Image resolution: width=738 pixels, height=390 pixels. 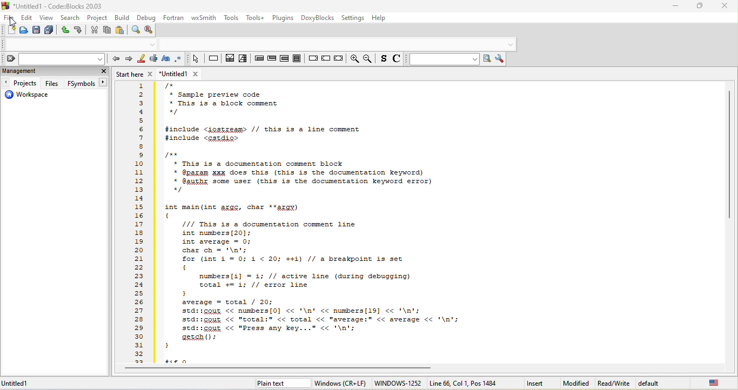 I want to click on find, so click(x=135, y=30).